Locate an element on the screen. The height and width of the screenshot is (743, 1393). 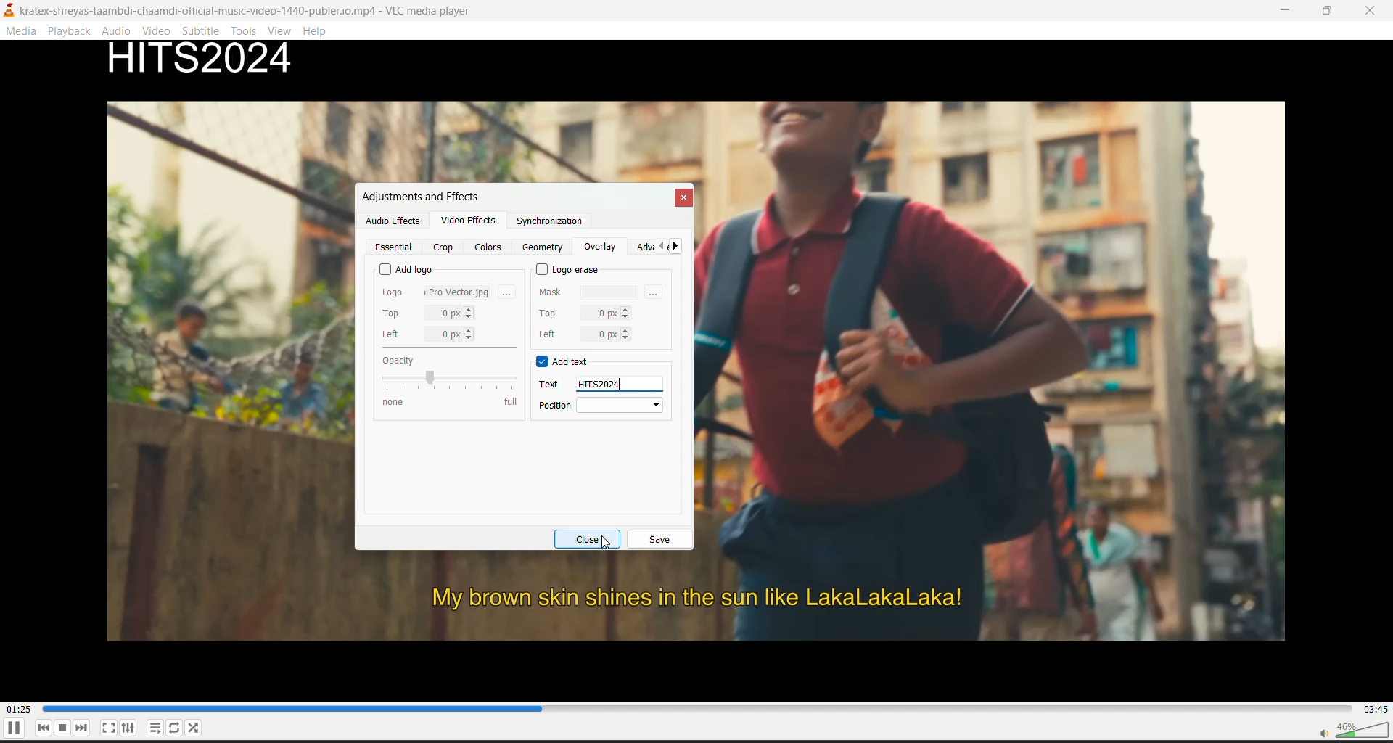
next is located at coordinates (680, 247).